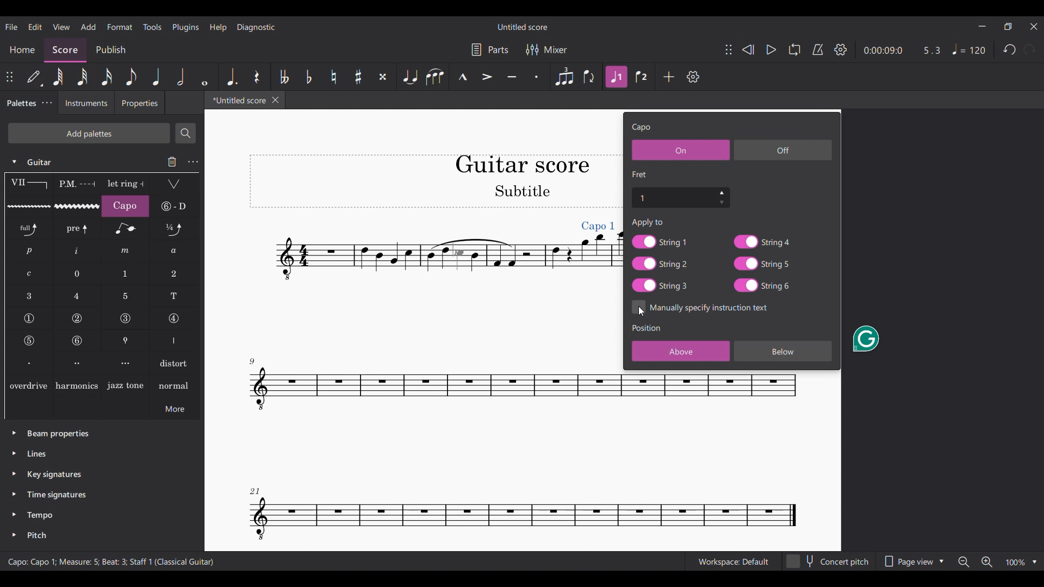 The image size is (1044, 587). I want to click on Delete, so click(172, 161).